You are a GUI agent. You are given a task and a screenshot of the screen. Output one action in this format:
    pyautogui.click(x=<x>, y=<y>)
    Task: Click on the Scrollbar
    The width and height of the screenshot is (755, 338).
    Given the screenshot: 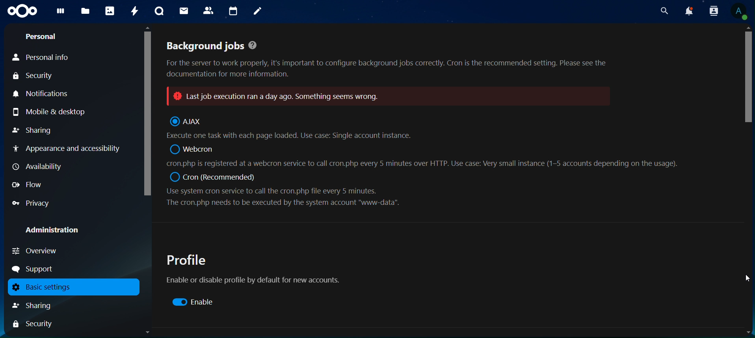 What is the action you would take?
    pyautogui.click(x=748, y=180)
    